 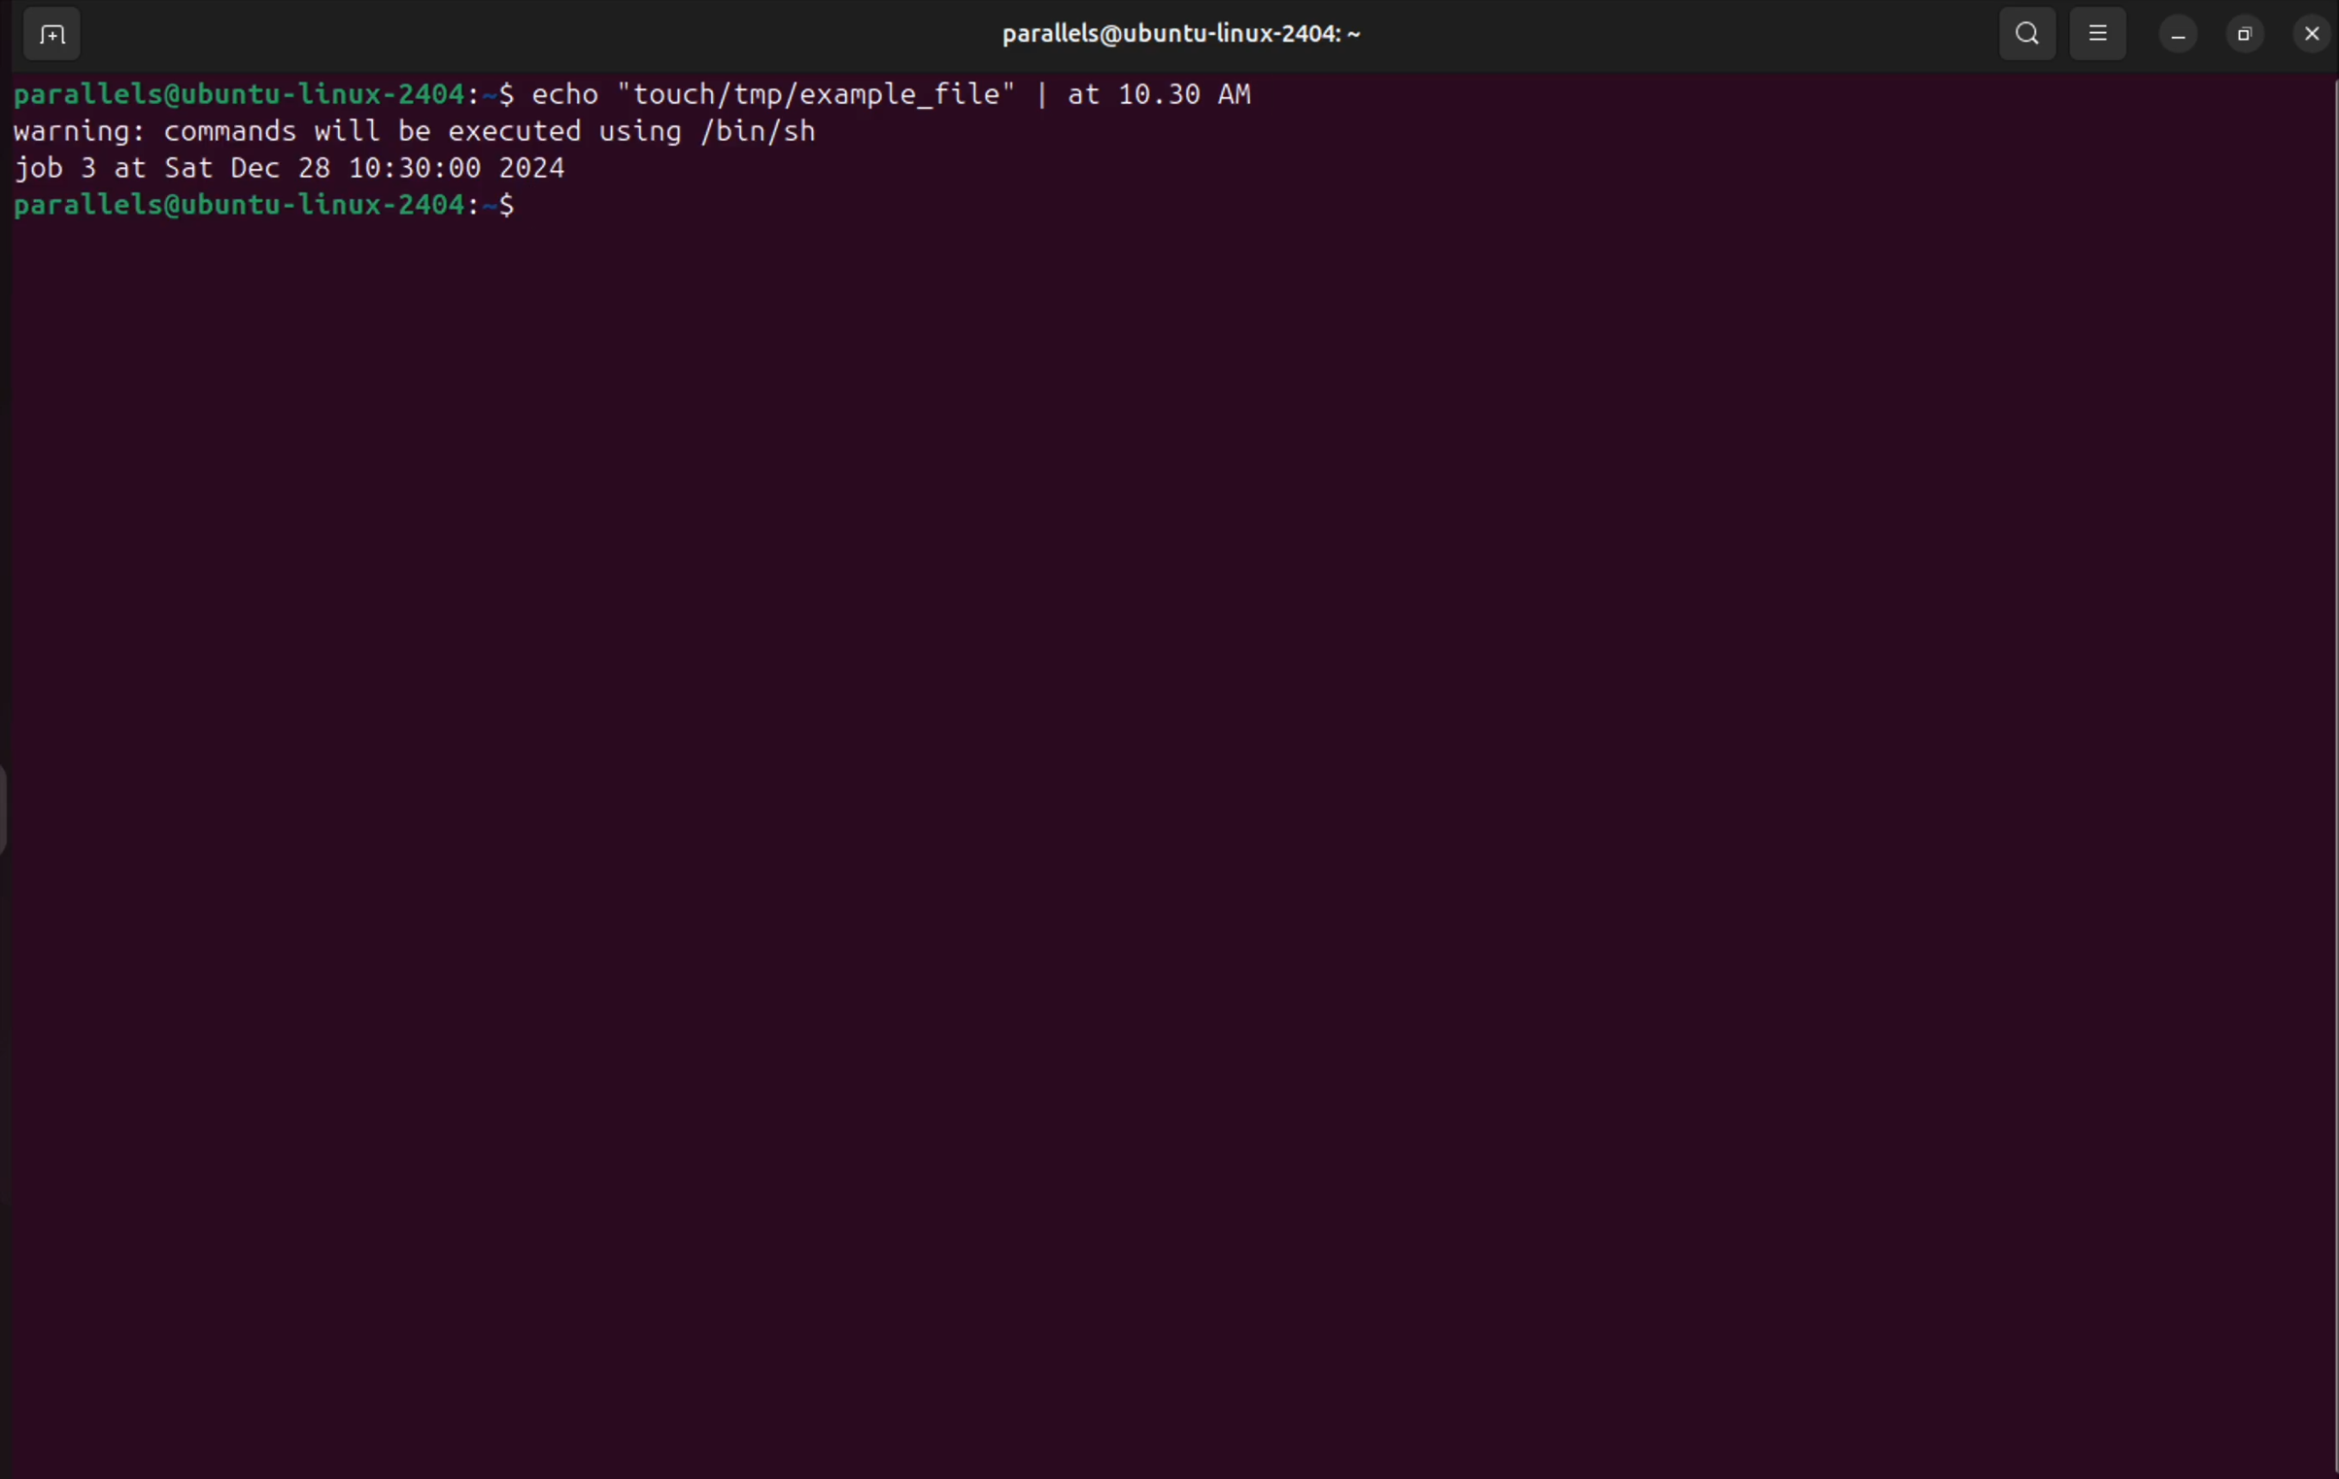 I want to click on minimize, so click(x=2180, y=37).